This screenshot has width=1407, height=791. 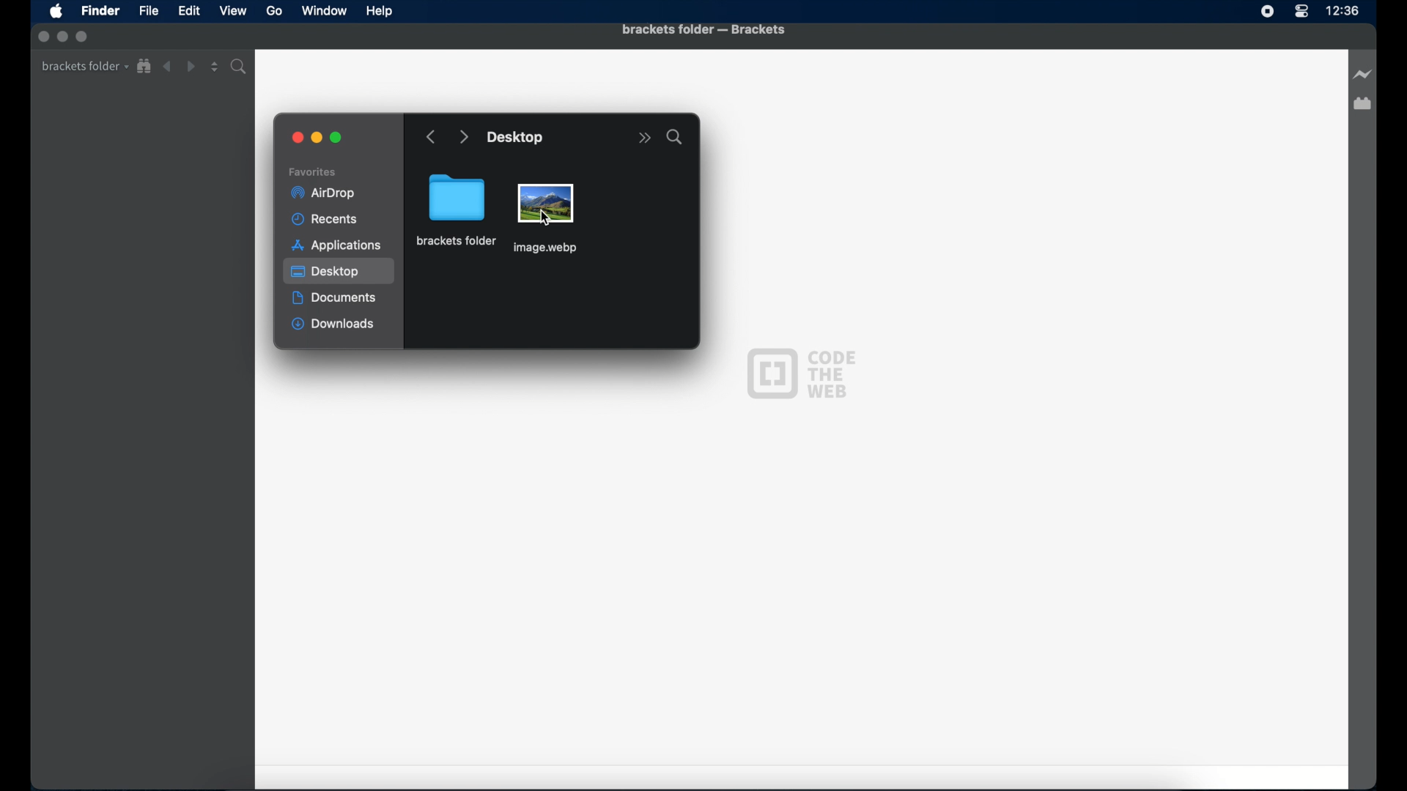 What do you see at coordinates (380, 12) in the screenshot?
I see `Help` at bounding box center [380, 12].